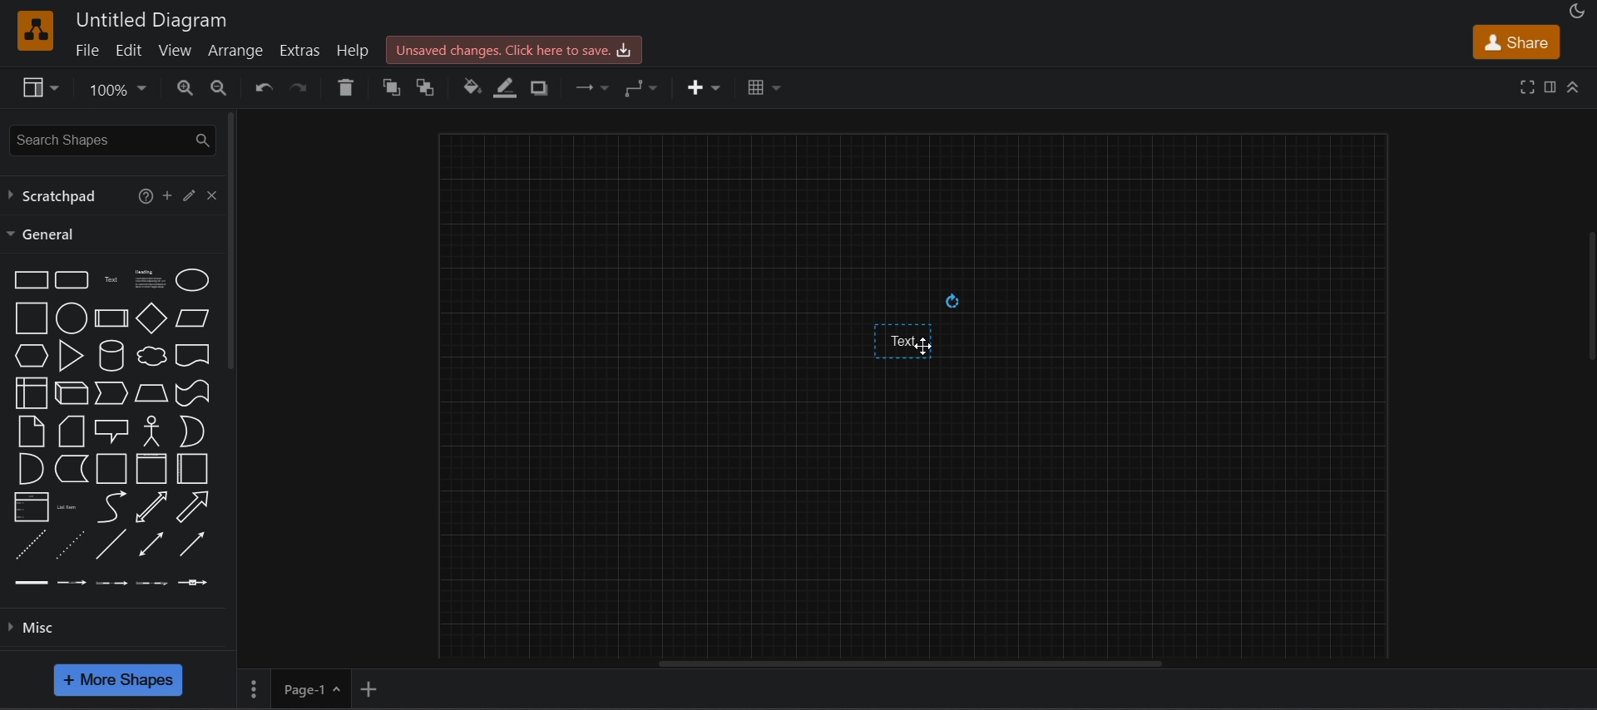 The width and height of the screenshot is (1597, 710). I want to click on delete, so click(346, 88).